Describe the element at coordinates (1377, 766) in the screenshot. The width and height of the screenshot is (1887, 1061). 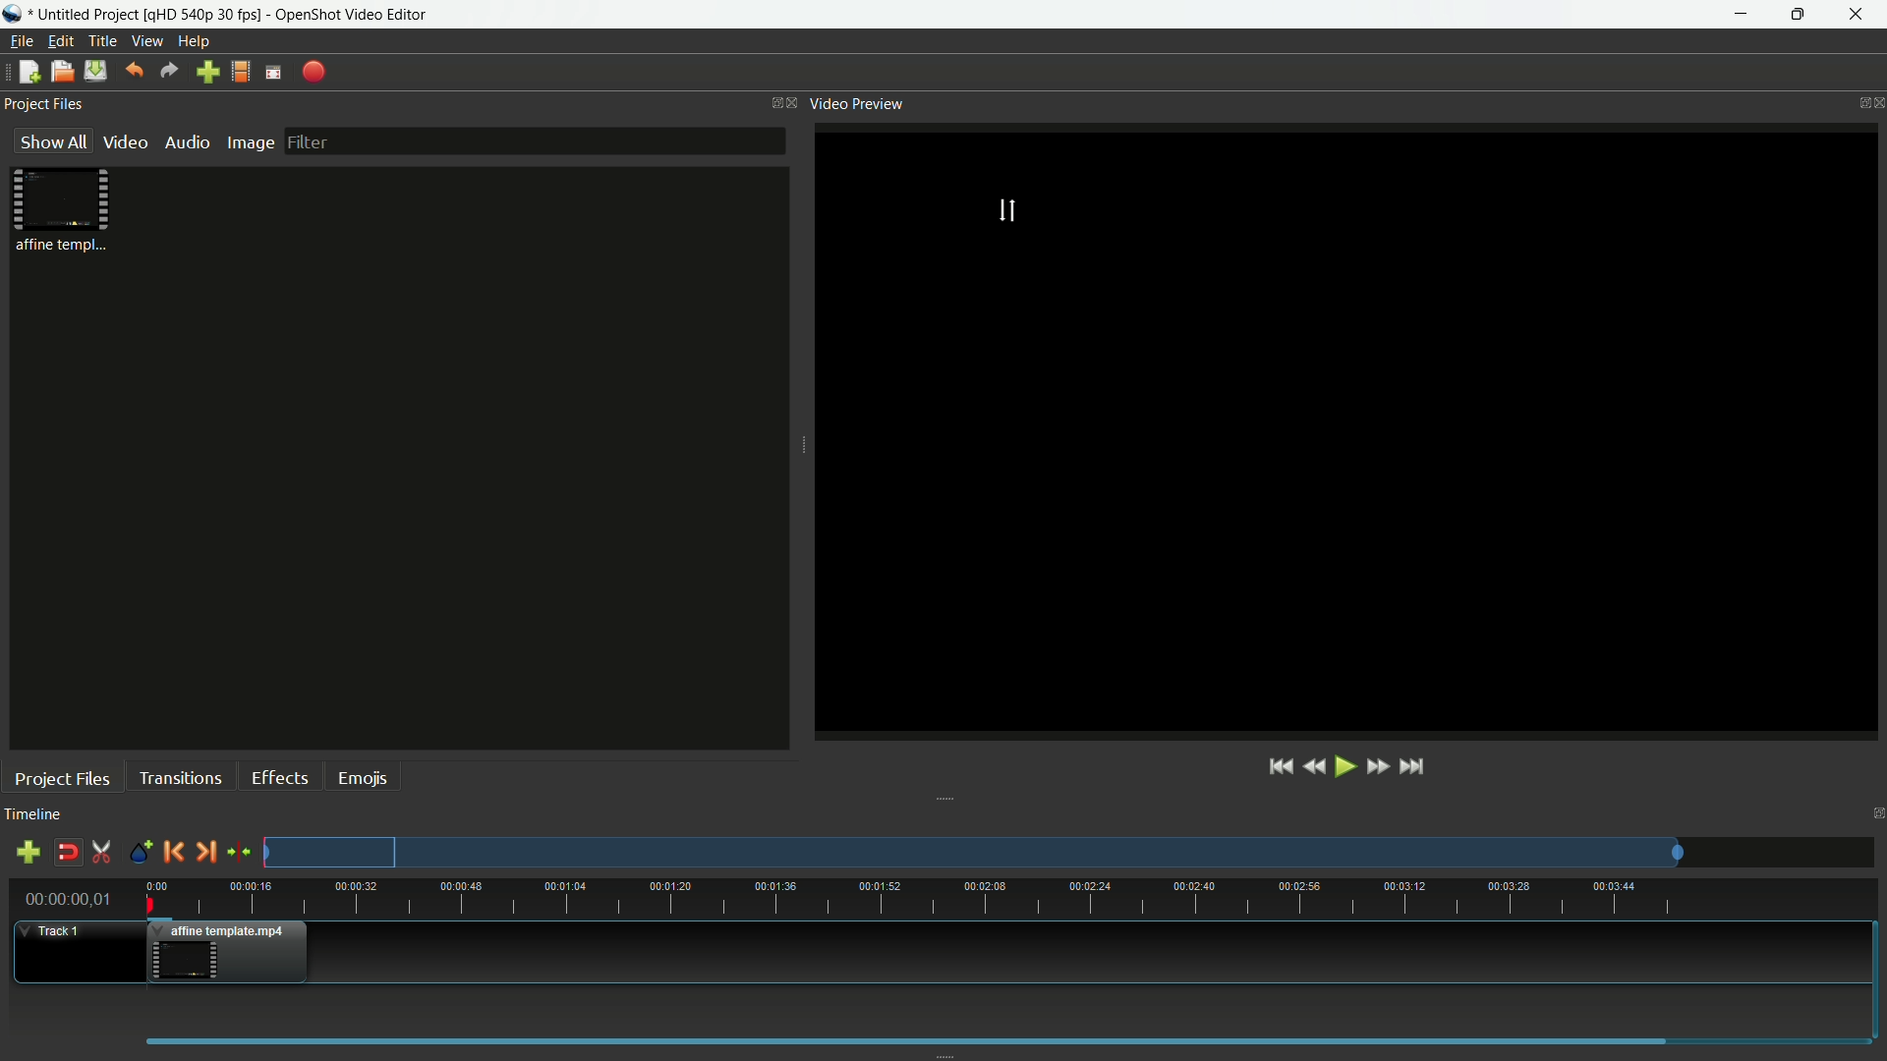
I see `fast forward` at that location.